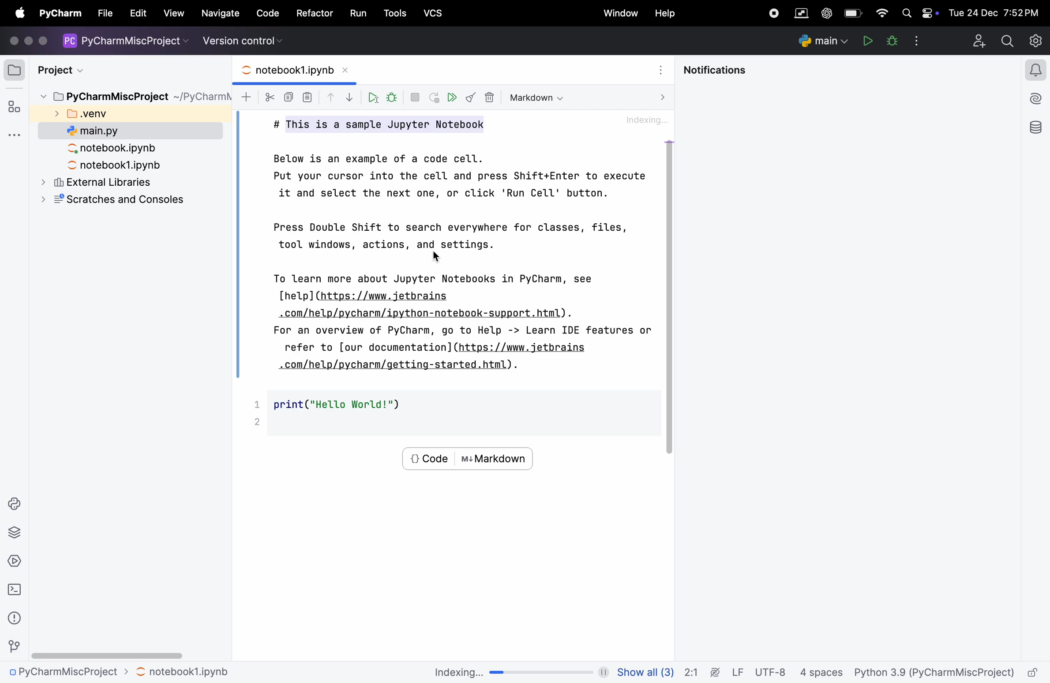  Describe the element at coordinates (221, 13) in the screenshot. I see `navigate` at that location.